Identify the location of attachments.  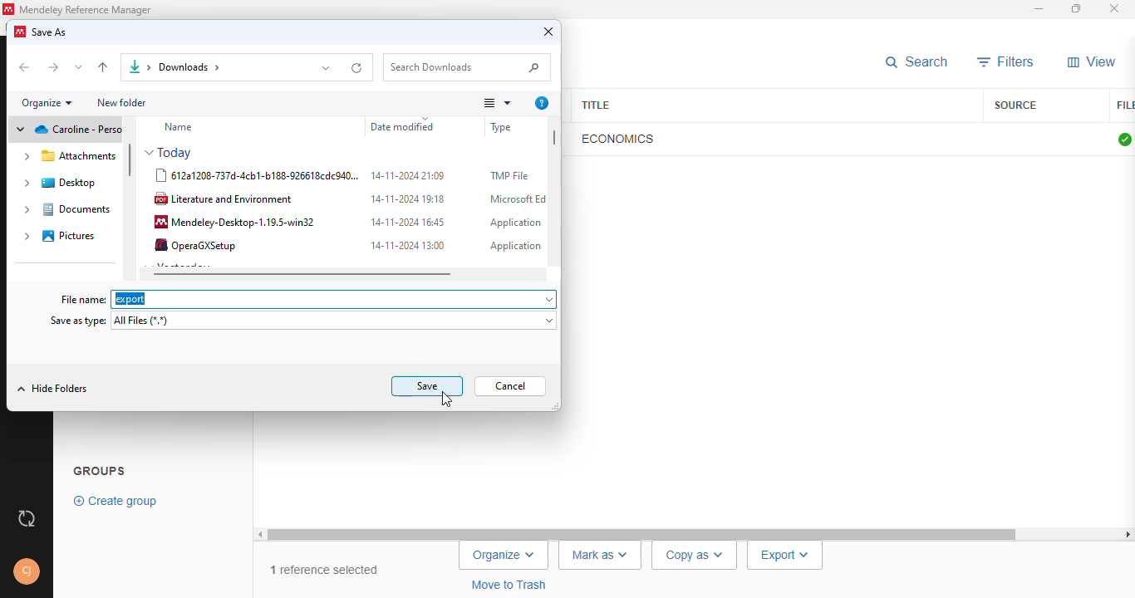
(69, 156).